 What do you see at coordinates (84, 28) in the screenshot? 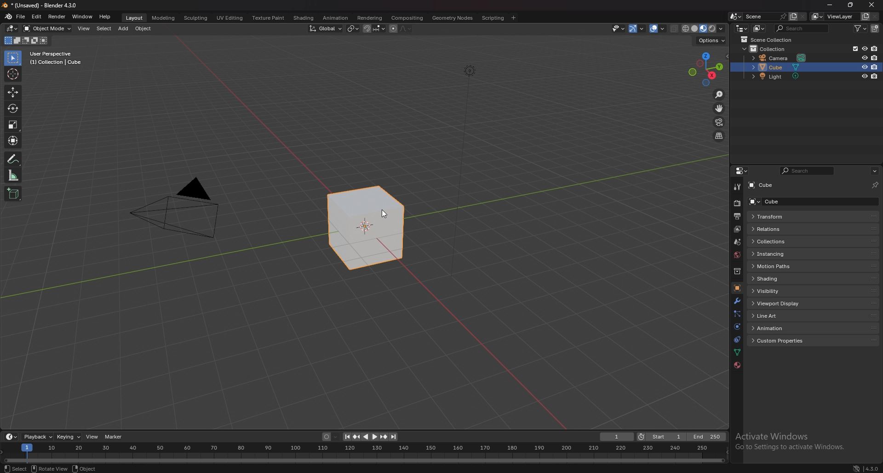
I see `view` at bounding box center [84, 28].